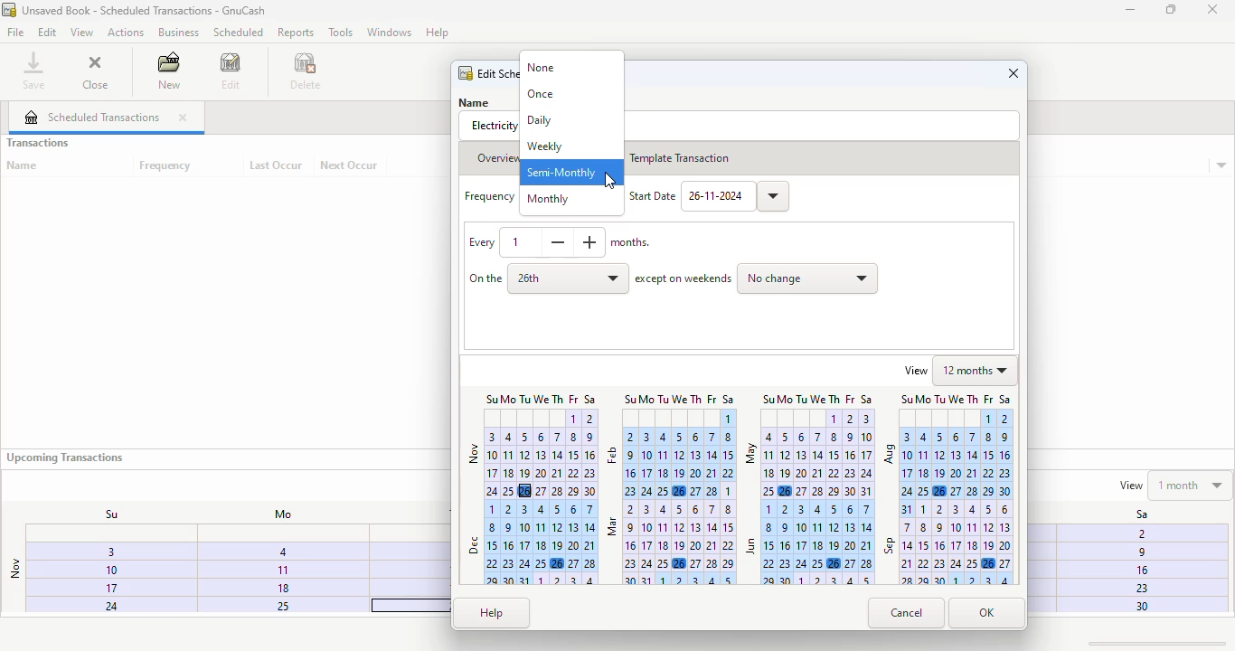  Describe the element at coordinates (64, 458) in the screenshot. I see `upcoming transactions` at that location.